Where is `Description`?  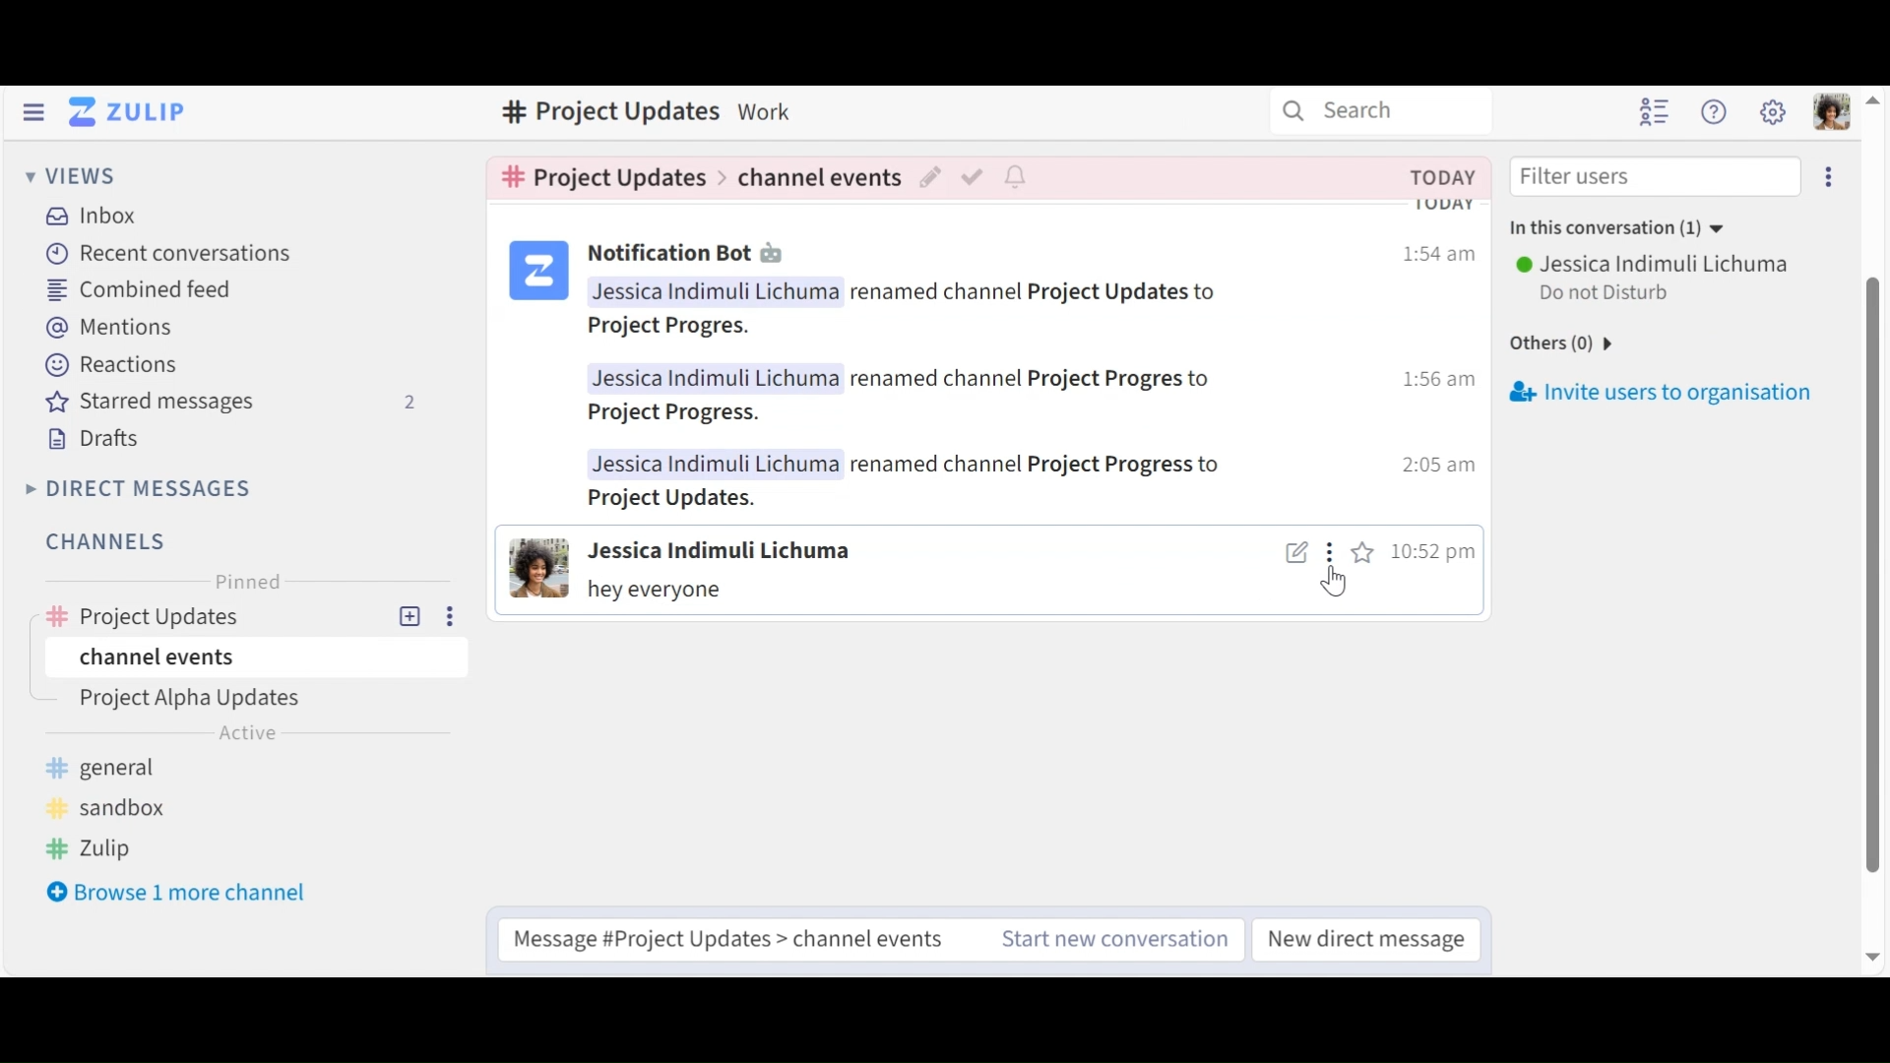 Description is located at coordinates (770, 110).